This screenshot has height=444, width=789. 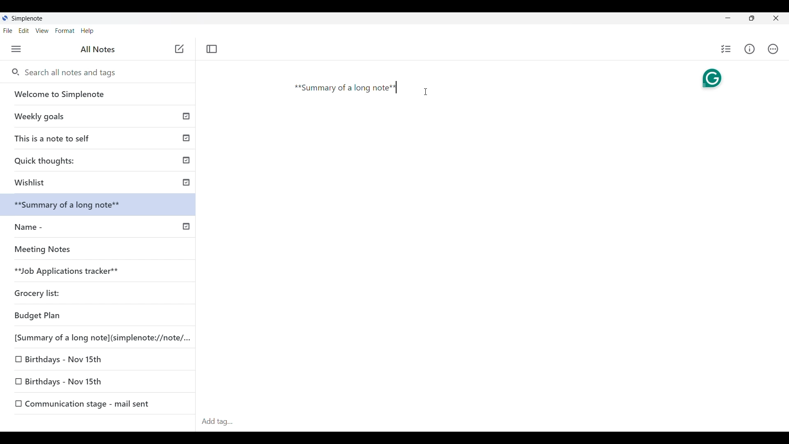 I want to click on Name, so click(x=99, y=226).